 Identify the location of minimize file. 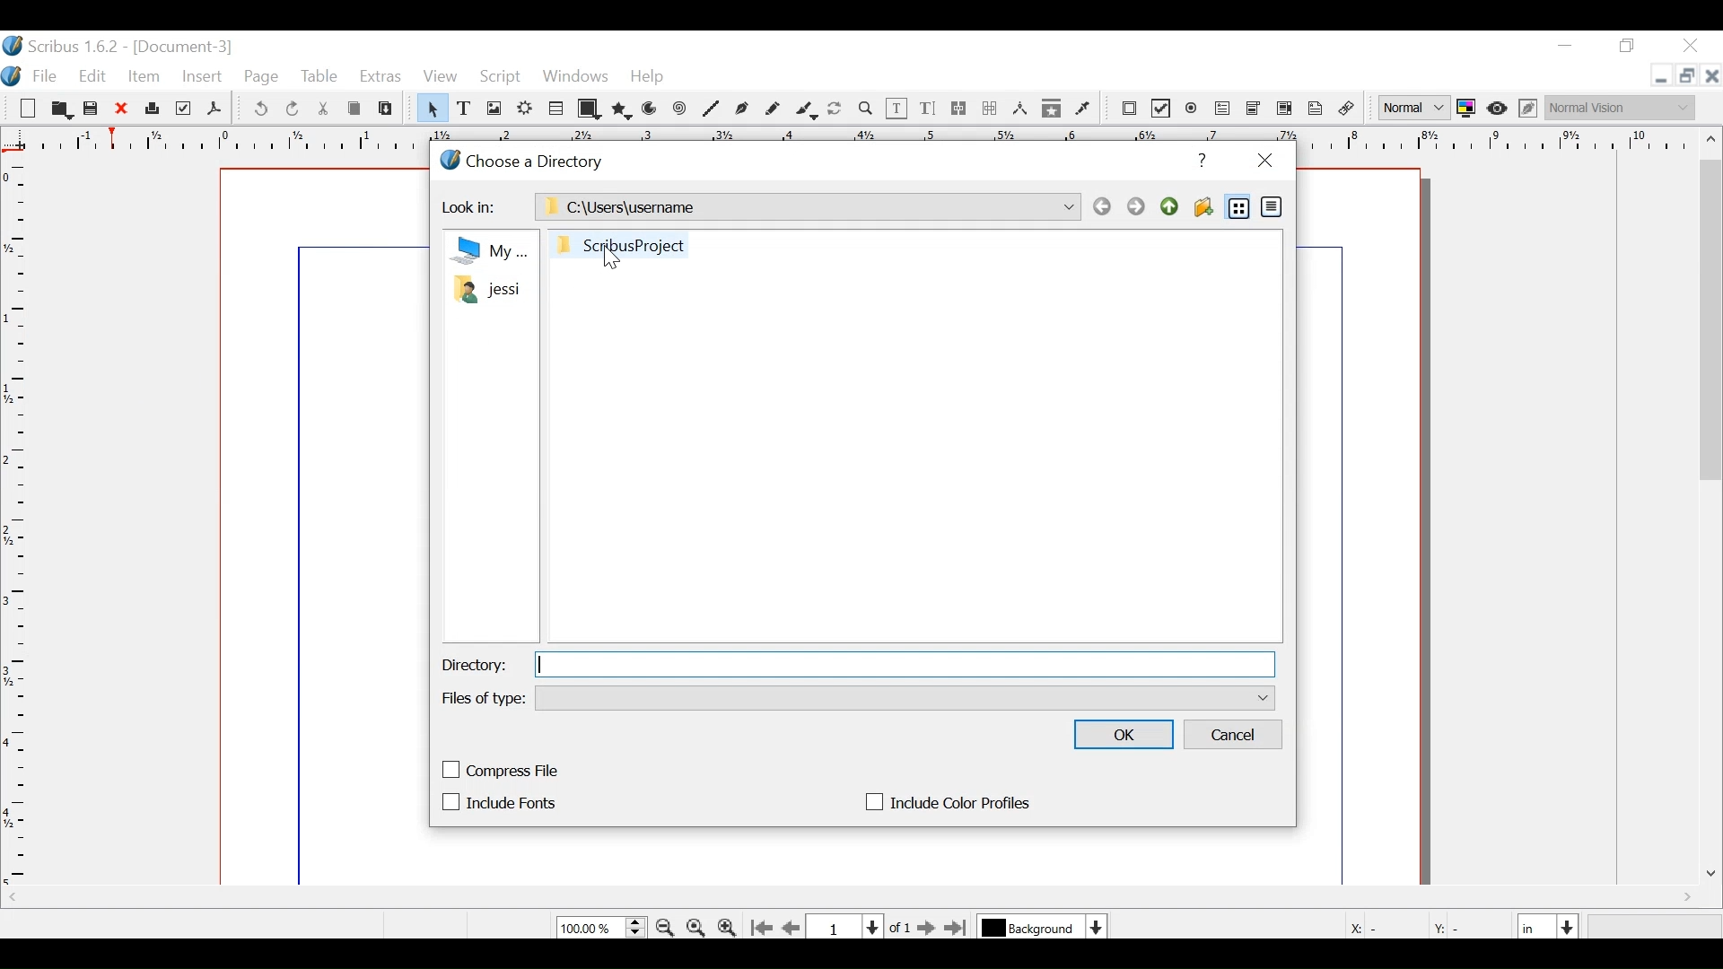
(1657, 76).